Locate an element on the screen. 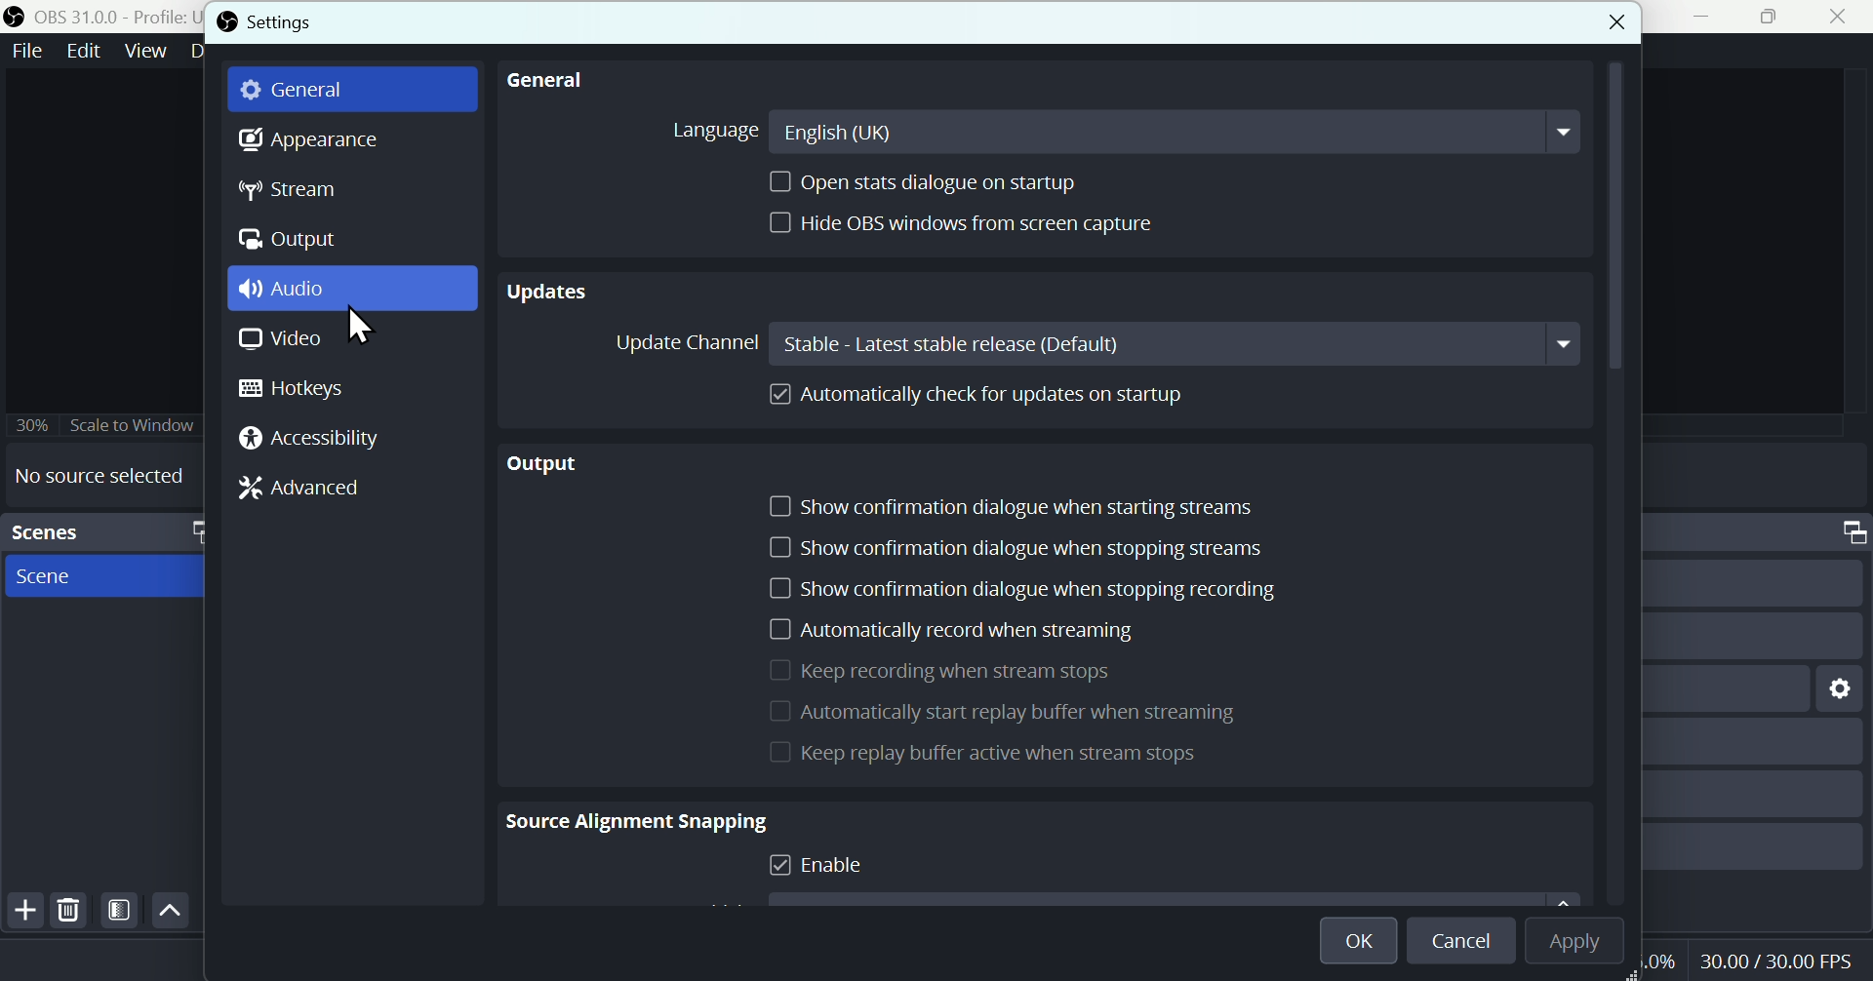 The width and height of the screenshot is (1873, 981). keep replay buffer active when stream stops is located at coordinates (965, 758).